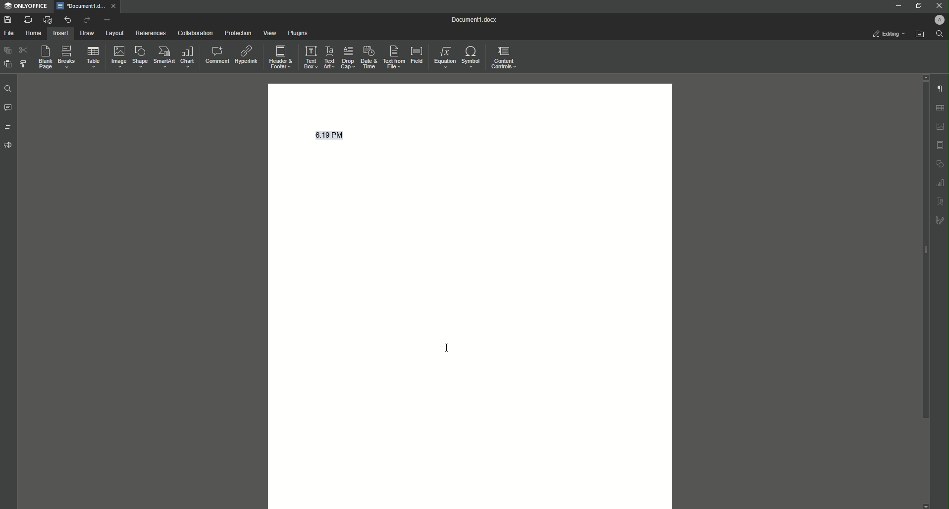  Describe the element at coordinates (66, 57) in the screenshot. I see `Breaks` at that location.